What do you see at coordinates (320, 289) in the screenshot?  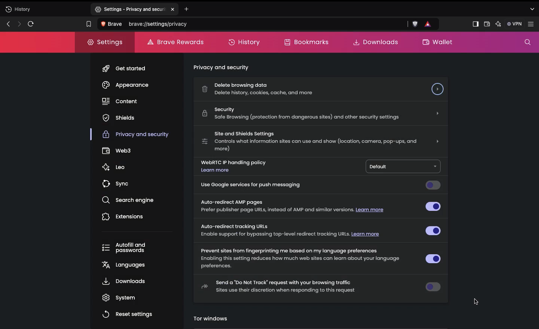 I see `Send to Do Not Track request with your browsing traffic` at bounding box center [320, 289].